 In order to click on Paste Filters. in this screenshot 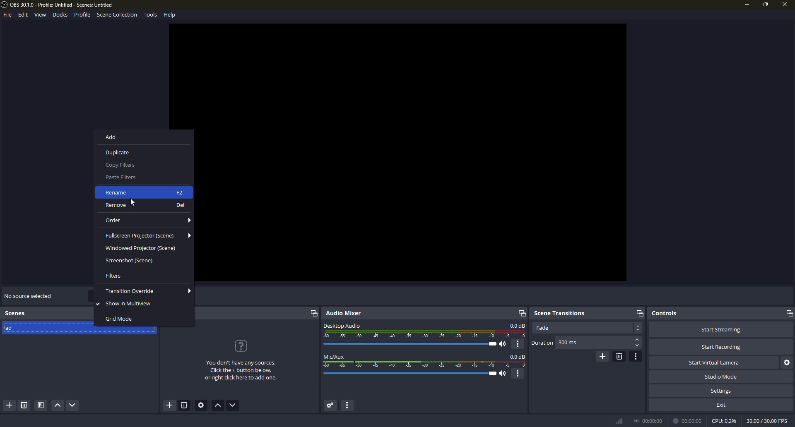, I will do `click(136, 178)`.